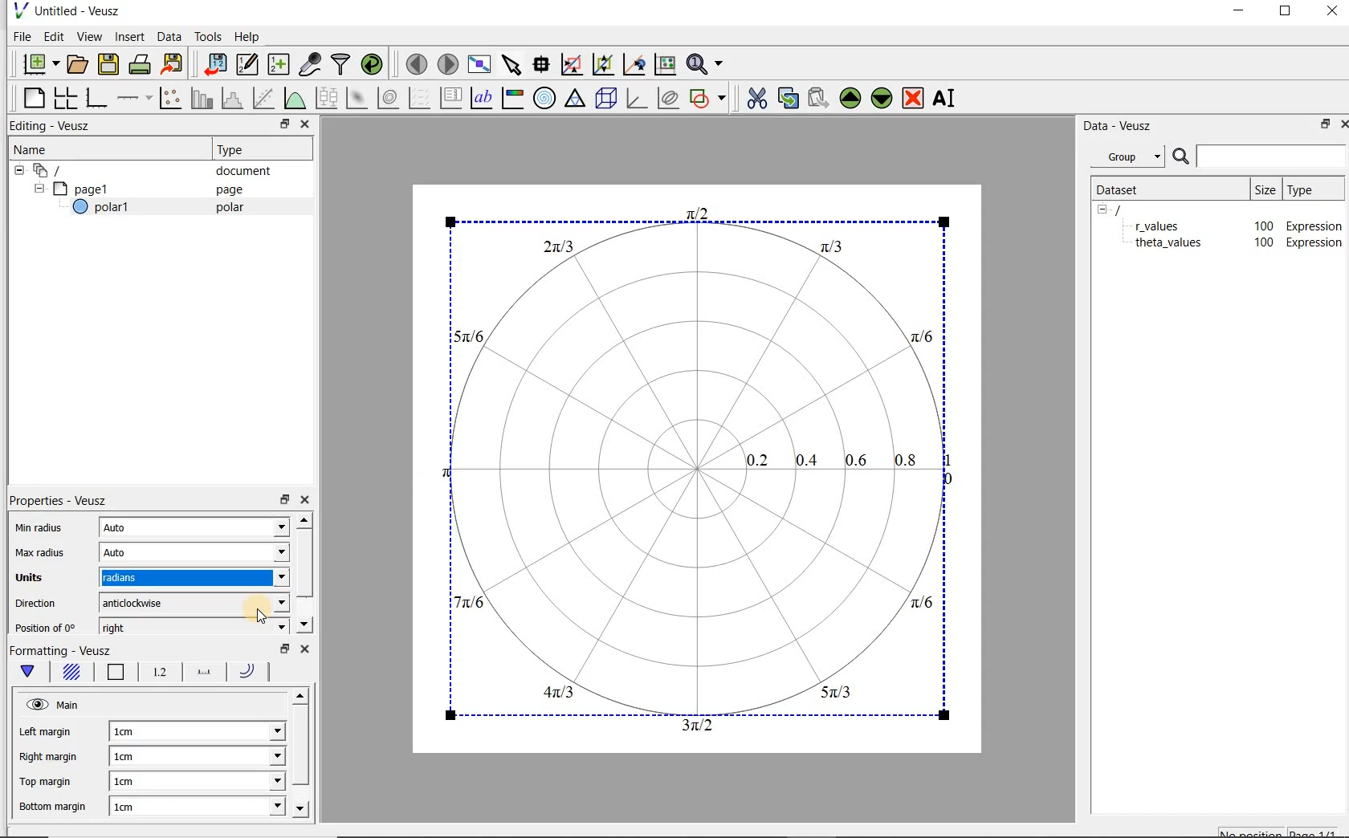 Image resolution: width=1349 pixels, height=838 pixels. Describe the element at coordinates (311, 67) in the screenshot. I see `capture remote data` at that location.